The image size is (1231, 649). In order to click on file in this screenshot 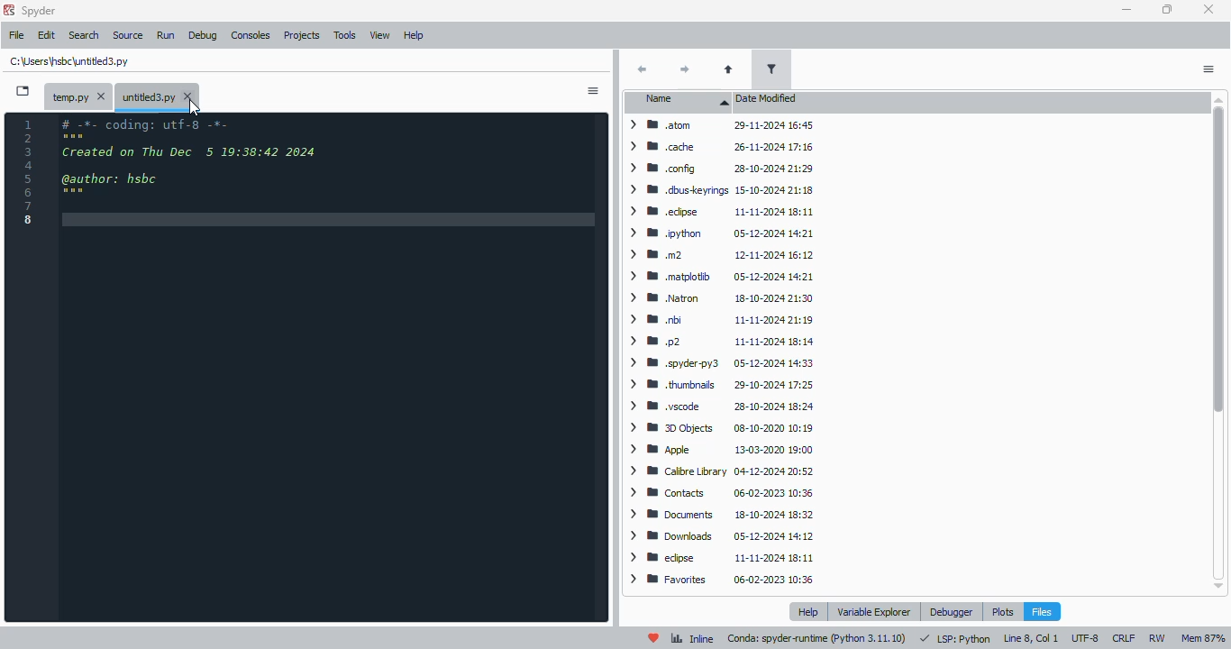, I will do `click(17, 35)`.